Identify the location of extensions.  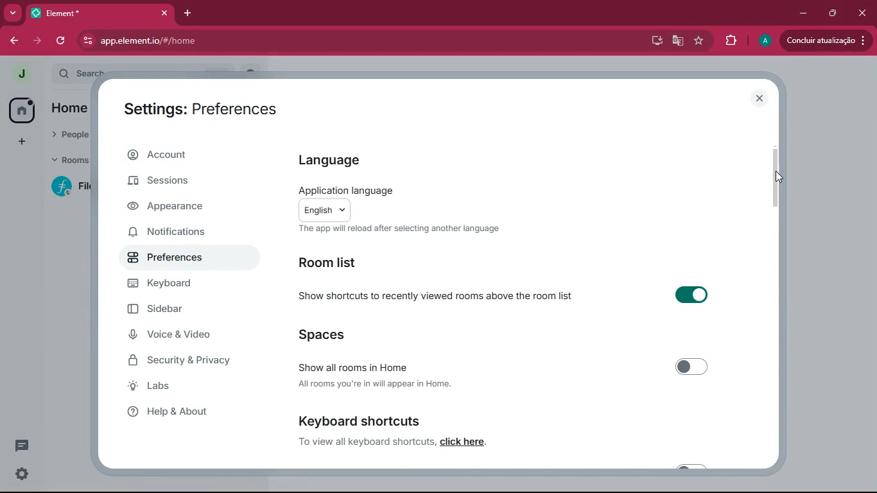
(730, 41).